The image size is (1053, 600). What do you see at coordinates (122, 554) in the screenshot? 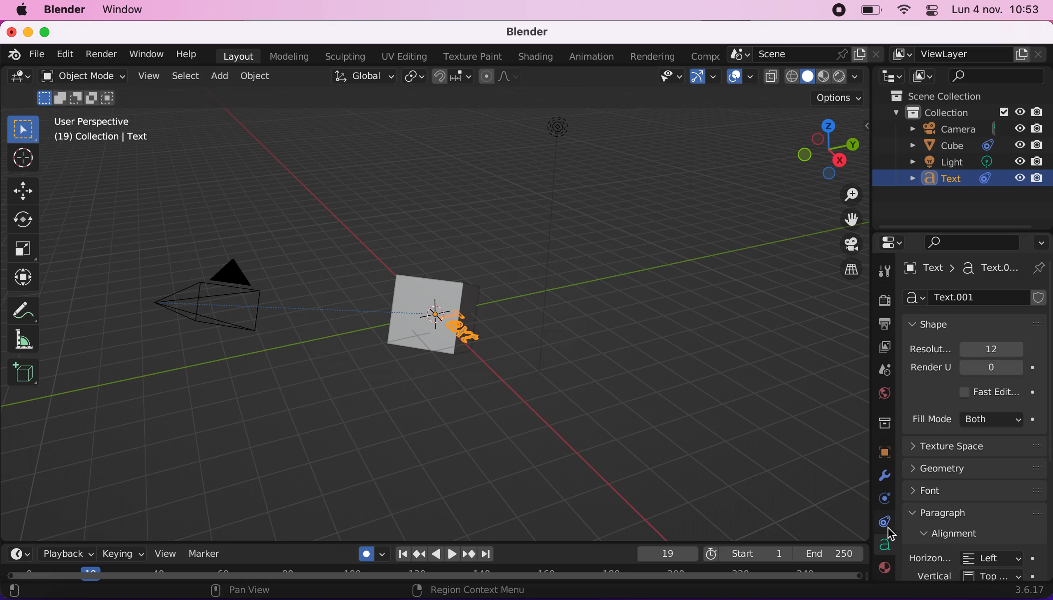
I see `keying` at bounding box center [122, 554].